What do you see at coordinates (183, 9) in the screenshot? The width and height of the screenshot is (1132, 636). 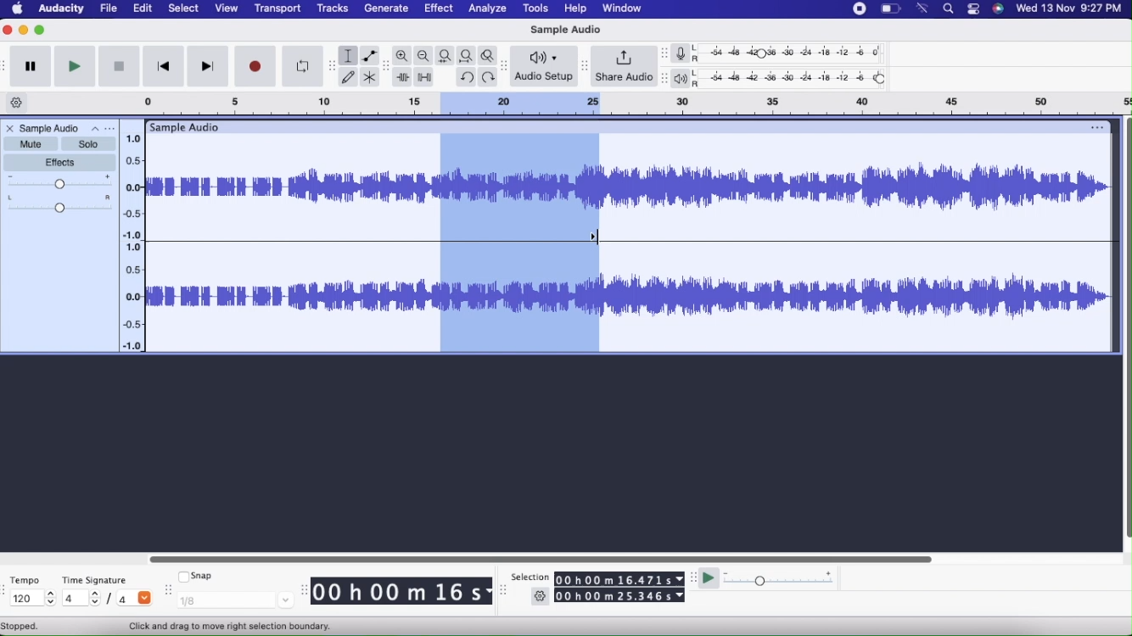 I see `select` at bounding box center [183, 9].